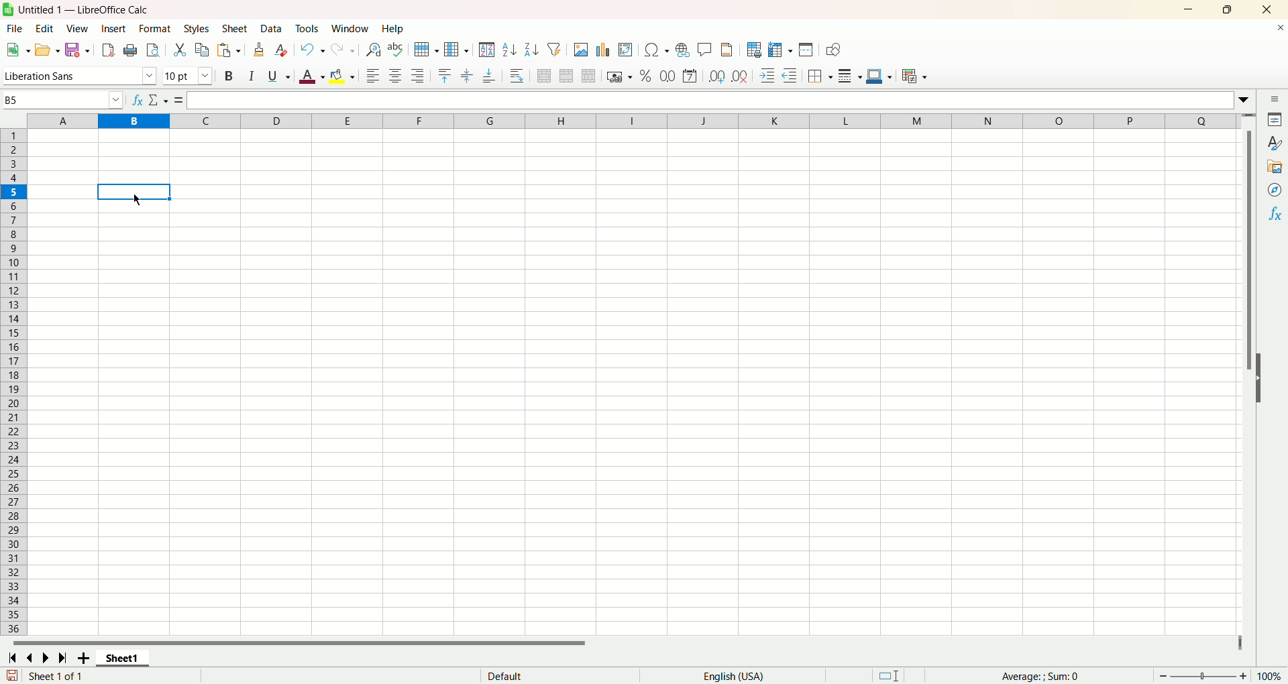  I want to click on file, so click(15, 28).